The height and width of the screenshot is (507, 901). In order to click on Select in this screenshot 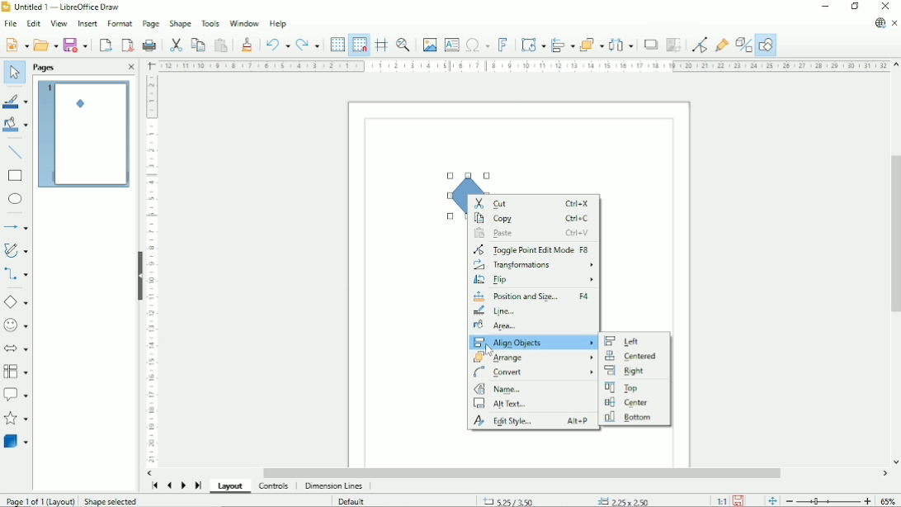, I will do `click(14, 73)`.